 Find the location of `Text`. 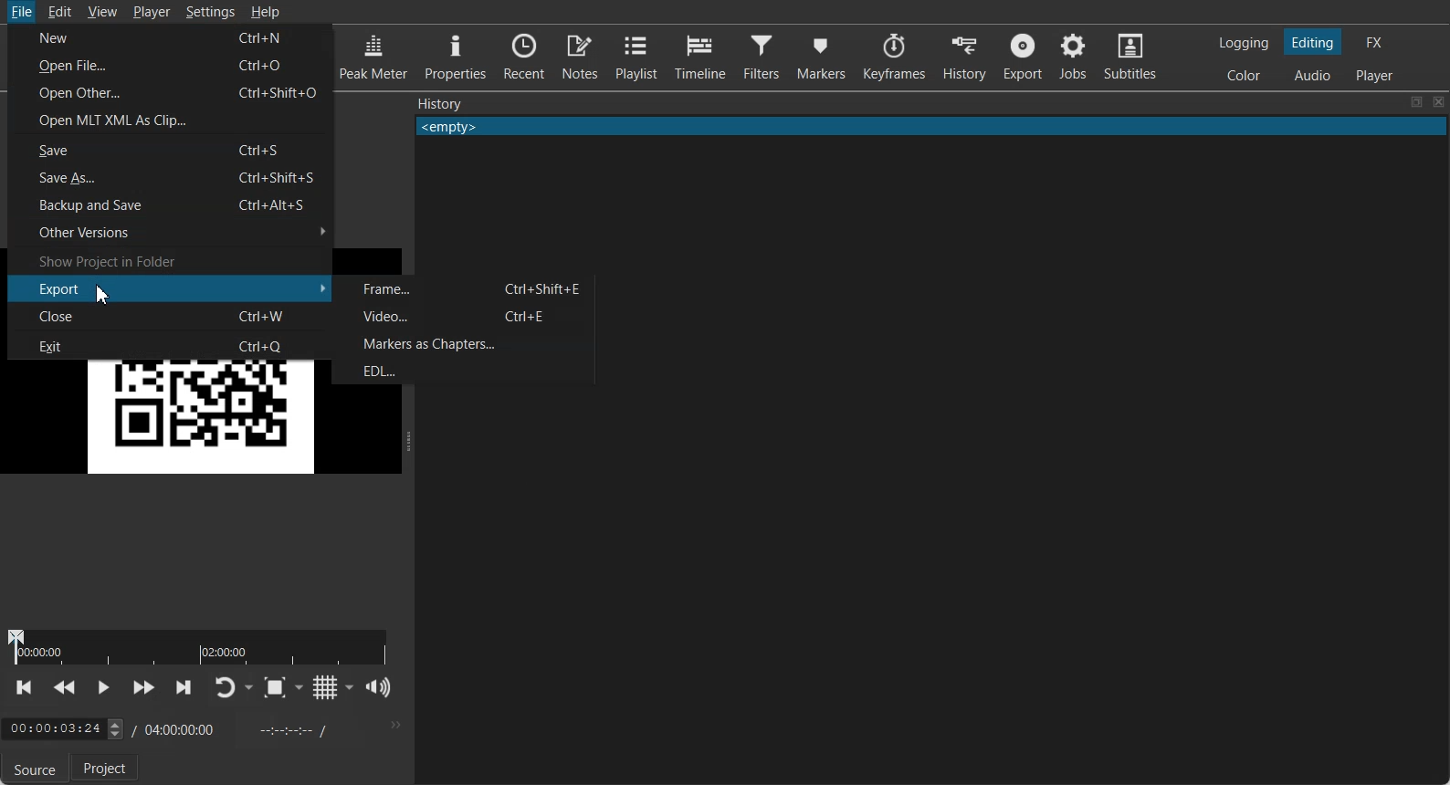

Text is located at coordinates (931, 127).